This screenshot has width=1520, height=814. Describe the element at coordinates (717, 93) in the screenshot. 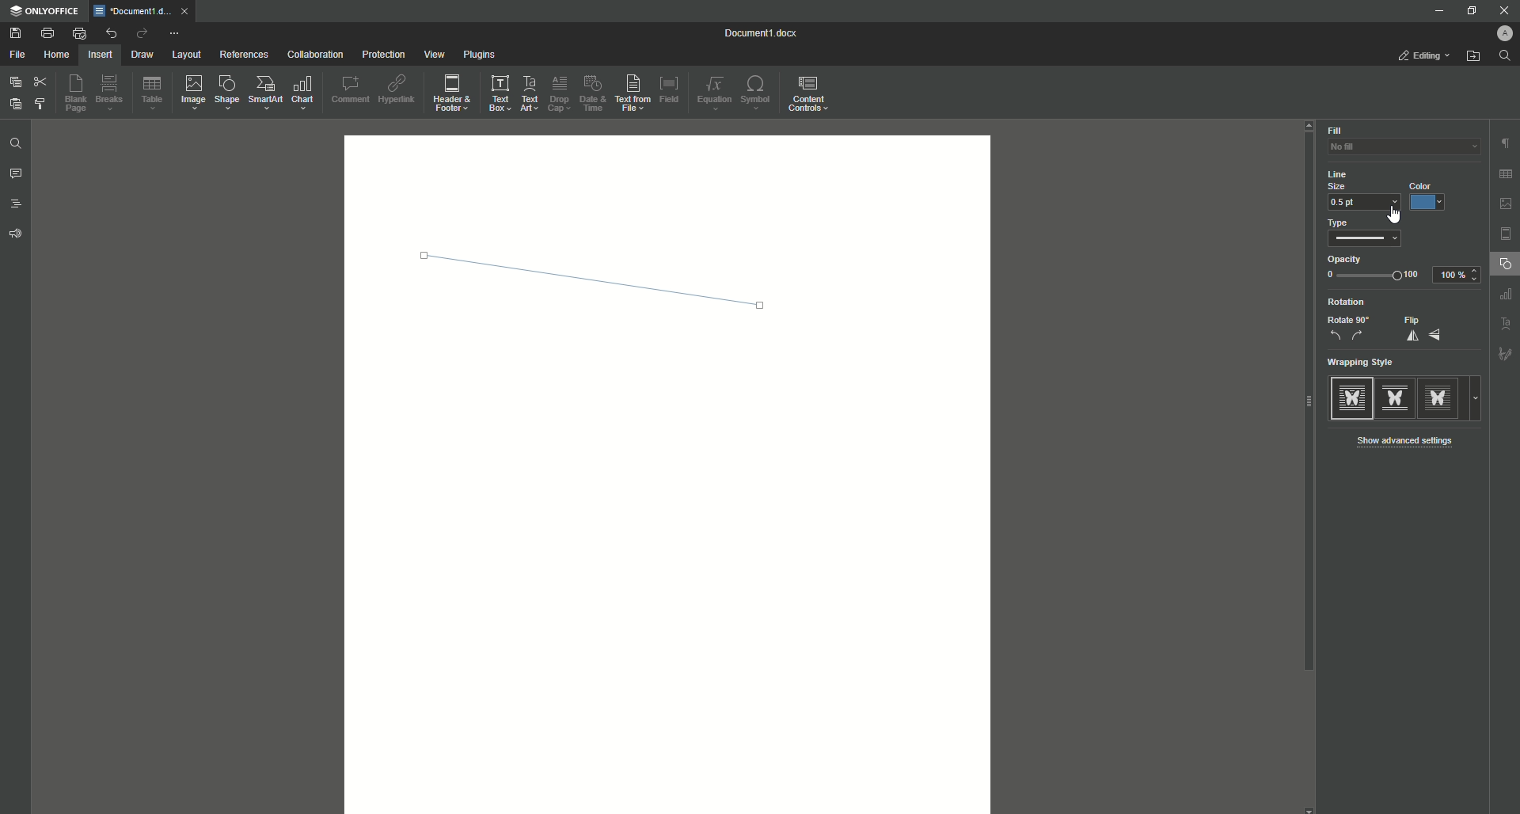

I see `Equation` at that location.